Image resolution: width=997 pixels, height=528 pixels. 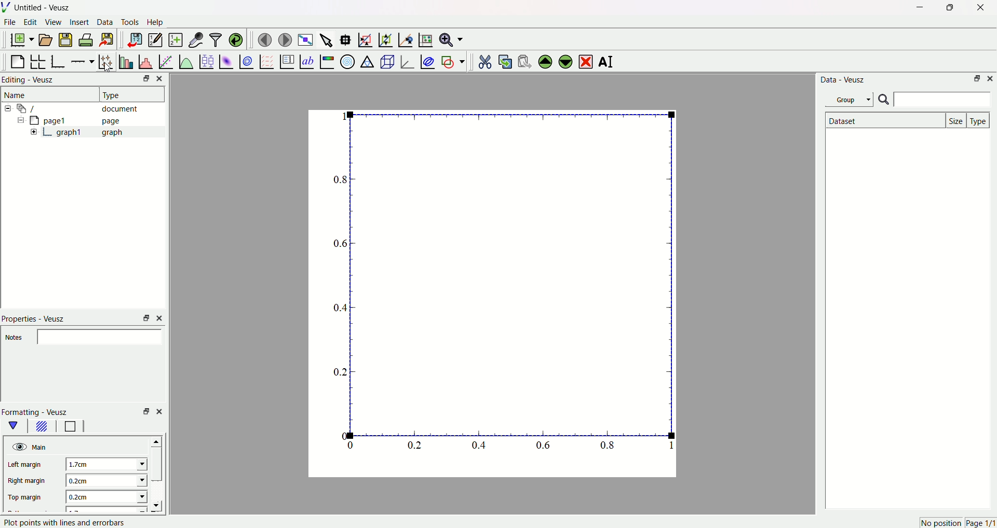 What do you see at coordinates (143, 79) in the screenshot?
I see `Minimize` at bounding box center [143, 79].